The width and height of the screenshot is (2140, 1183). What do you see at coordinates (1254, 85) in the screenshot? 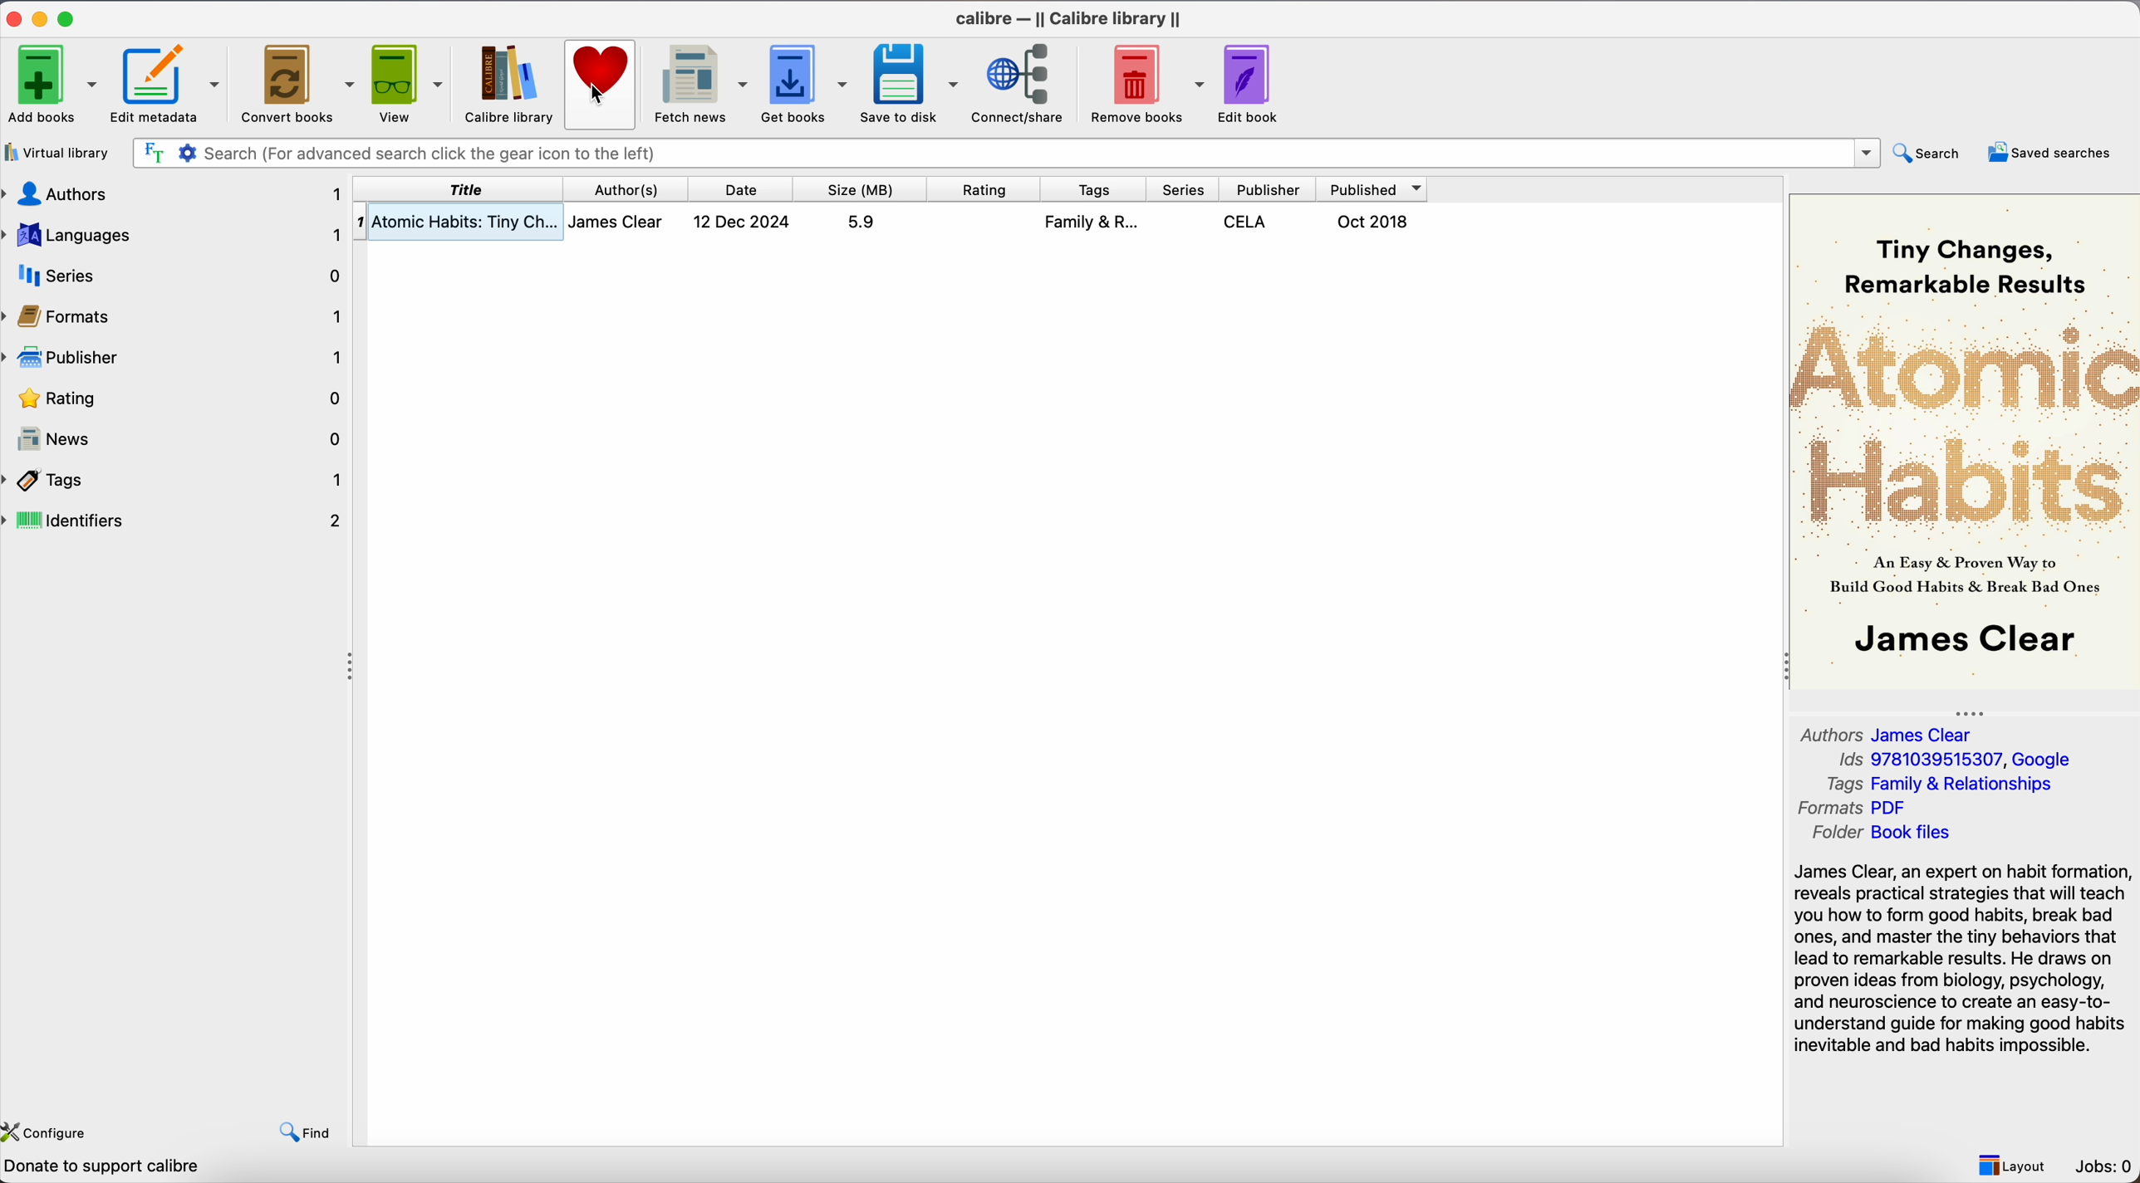
I see `edit book` at bounding box center [1254, 85].